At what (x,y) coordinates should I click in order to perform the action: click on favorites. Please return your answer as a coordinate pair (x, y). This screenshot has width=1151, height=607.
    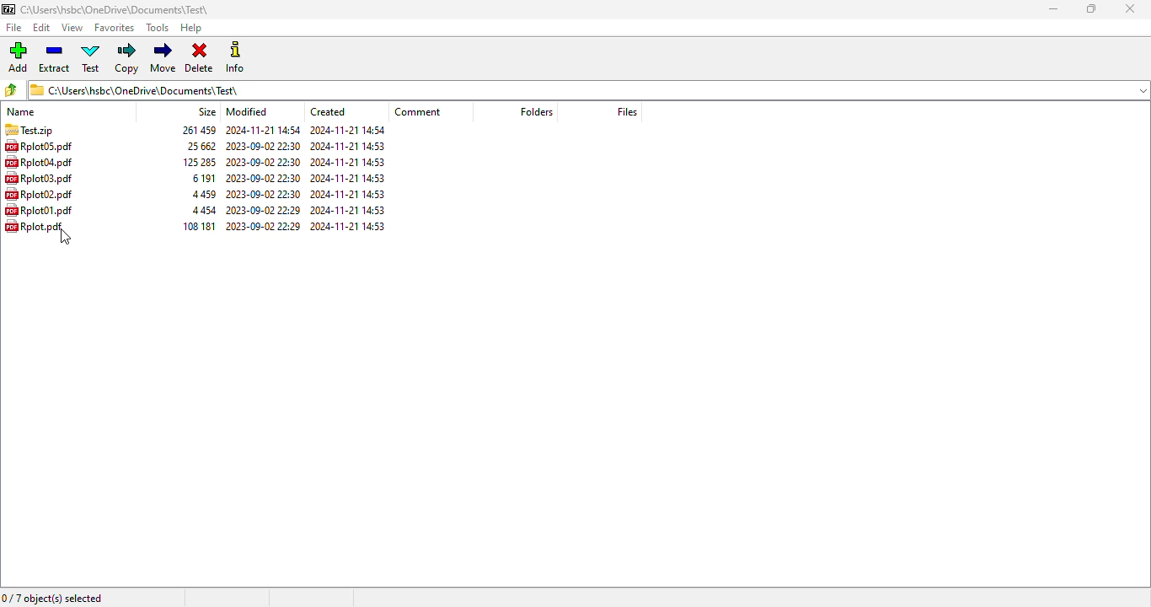
    Looking at the image, I should click on (115, 28).